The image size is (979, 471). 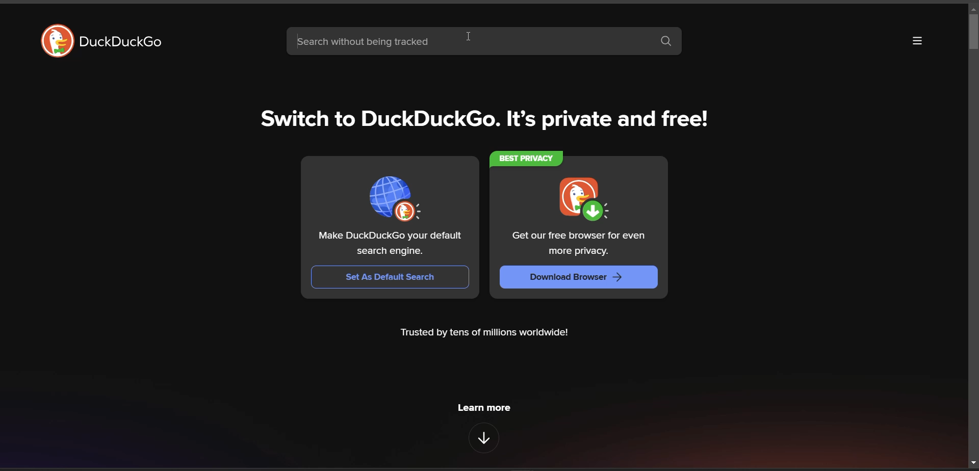 I want to click on Trusted by tens of millions worldwide!, so click(x=484, y=332).